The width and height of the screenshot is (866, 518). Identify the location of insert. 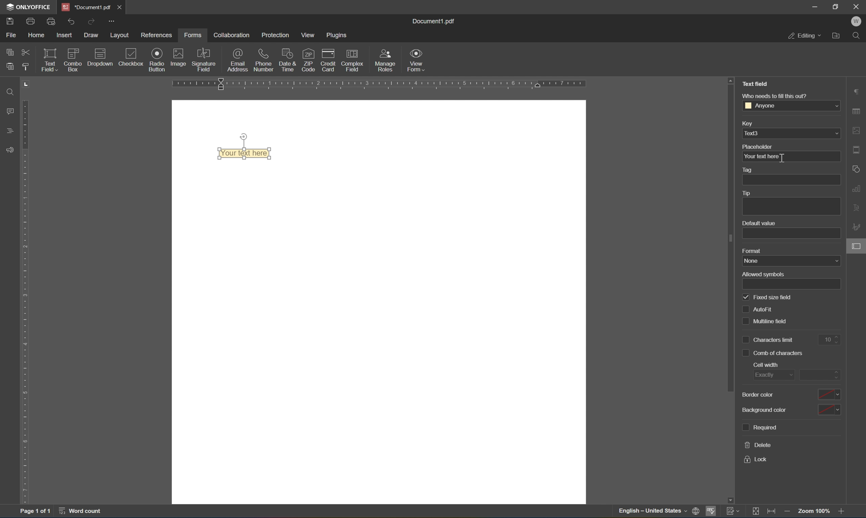
(65, 35).